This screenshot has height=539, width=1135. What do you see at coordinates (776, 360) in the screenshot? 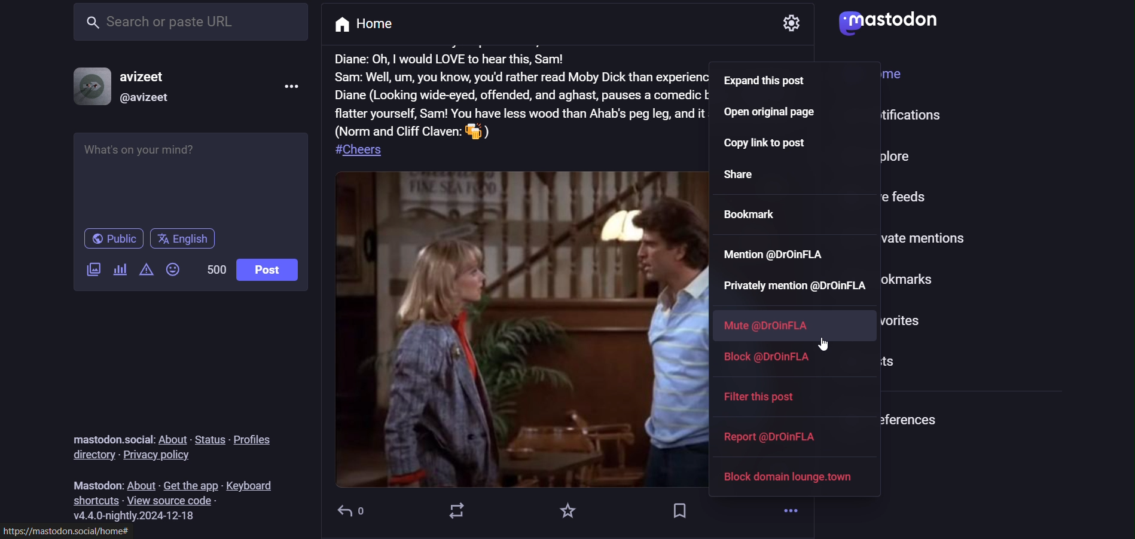
I see `block user` at bounding box center [776, 360].